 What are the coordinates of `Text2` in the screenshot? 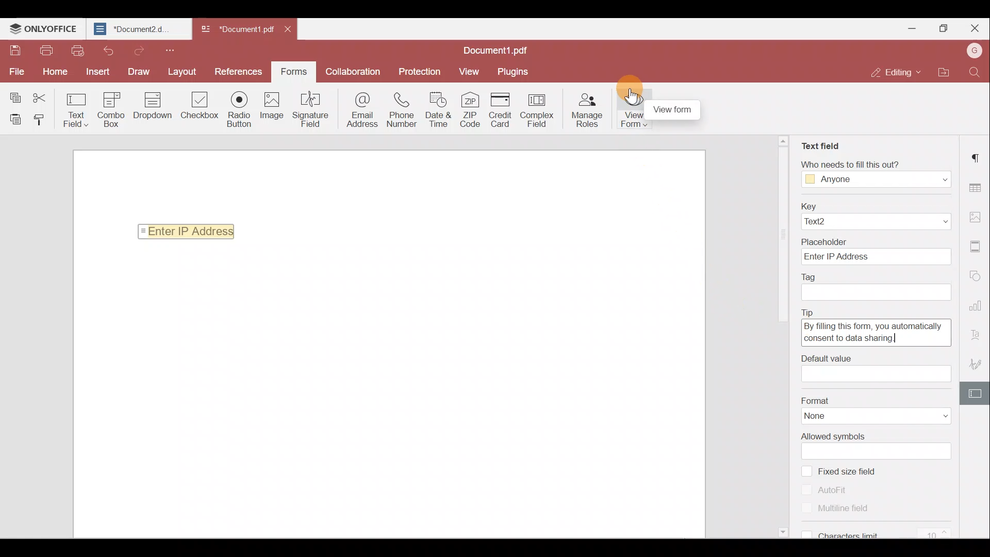 It's located at (831, 222).